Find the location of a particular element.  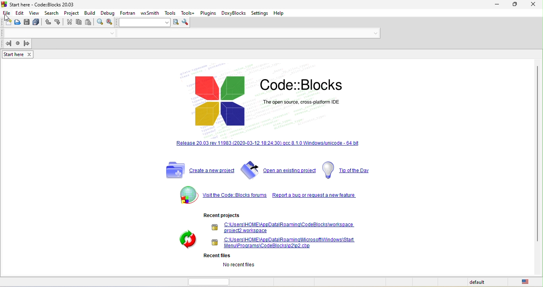

file is located at coordinates (7, 12).